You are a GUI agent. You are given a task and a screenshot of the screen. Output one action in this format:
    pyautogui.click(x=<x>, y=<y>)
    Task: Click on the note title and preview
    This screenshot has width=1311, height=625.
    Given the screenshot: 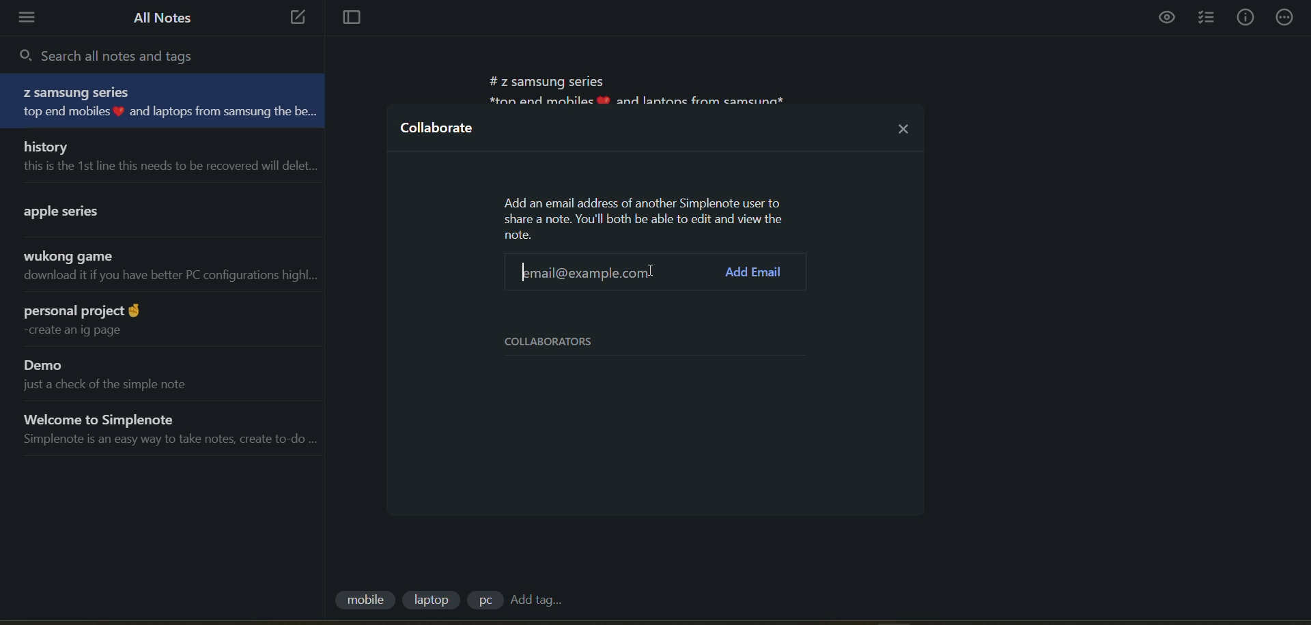 What is the action you would take?
    pyautogui.click(x=160, y=269)
    